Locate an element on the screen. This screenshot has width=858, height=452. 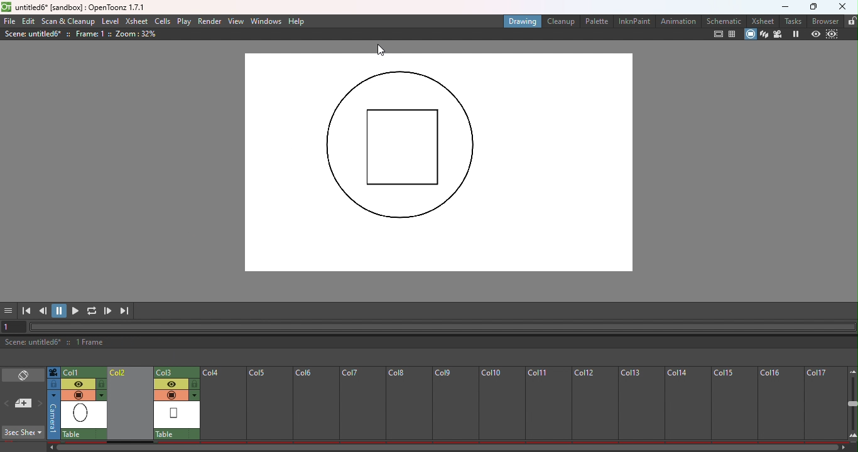
Additional column settings is located at coordinates (102, 395).